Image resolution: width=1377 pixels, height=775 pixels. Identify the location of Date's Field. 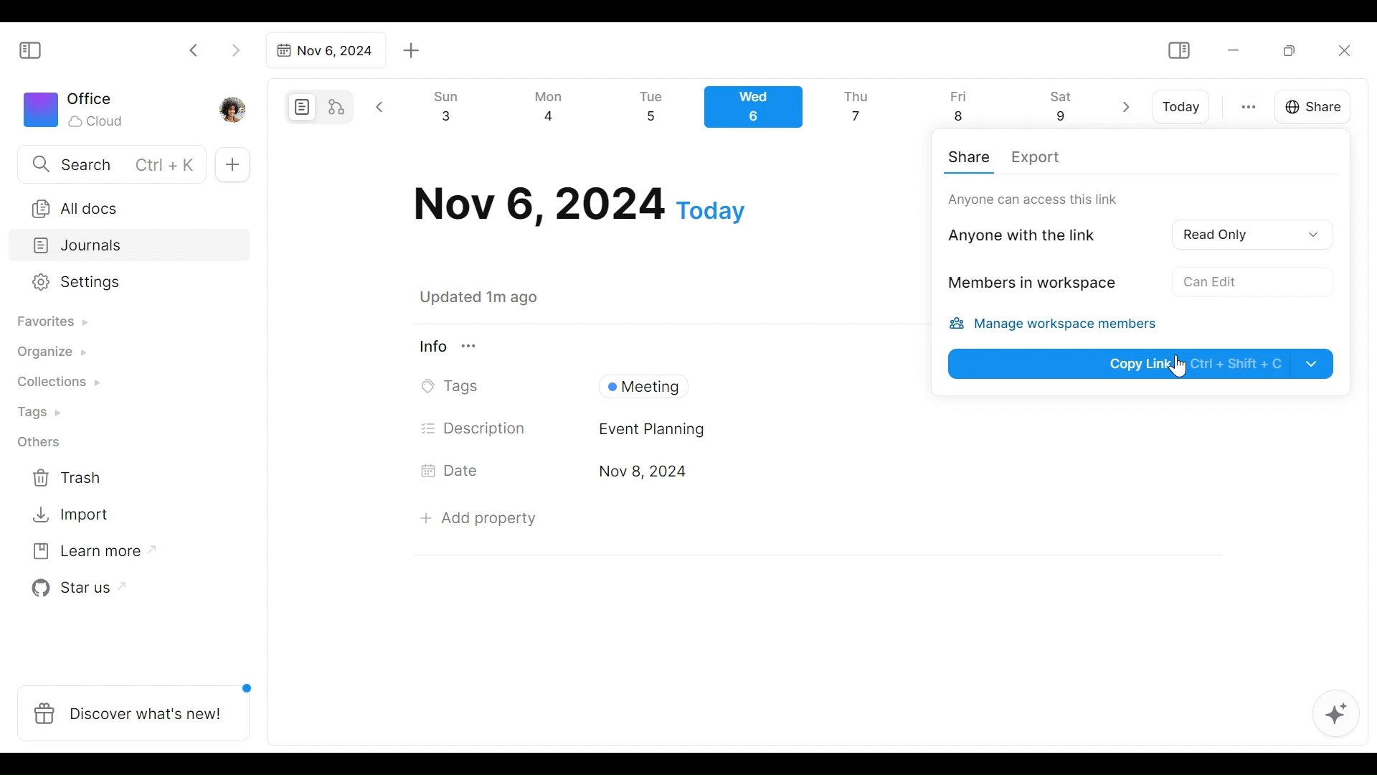
(902, 473).